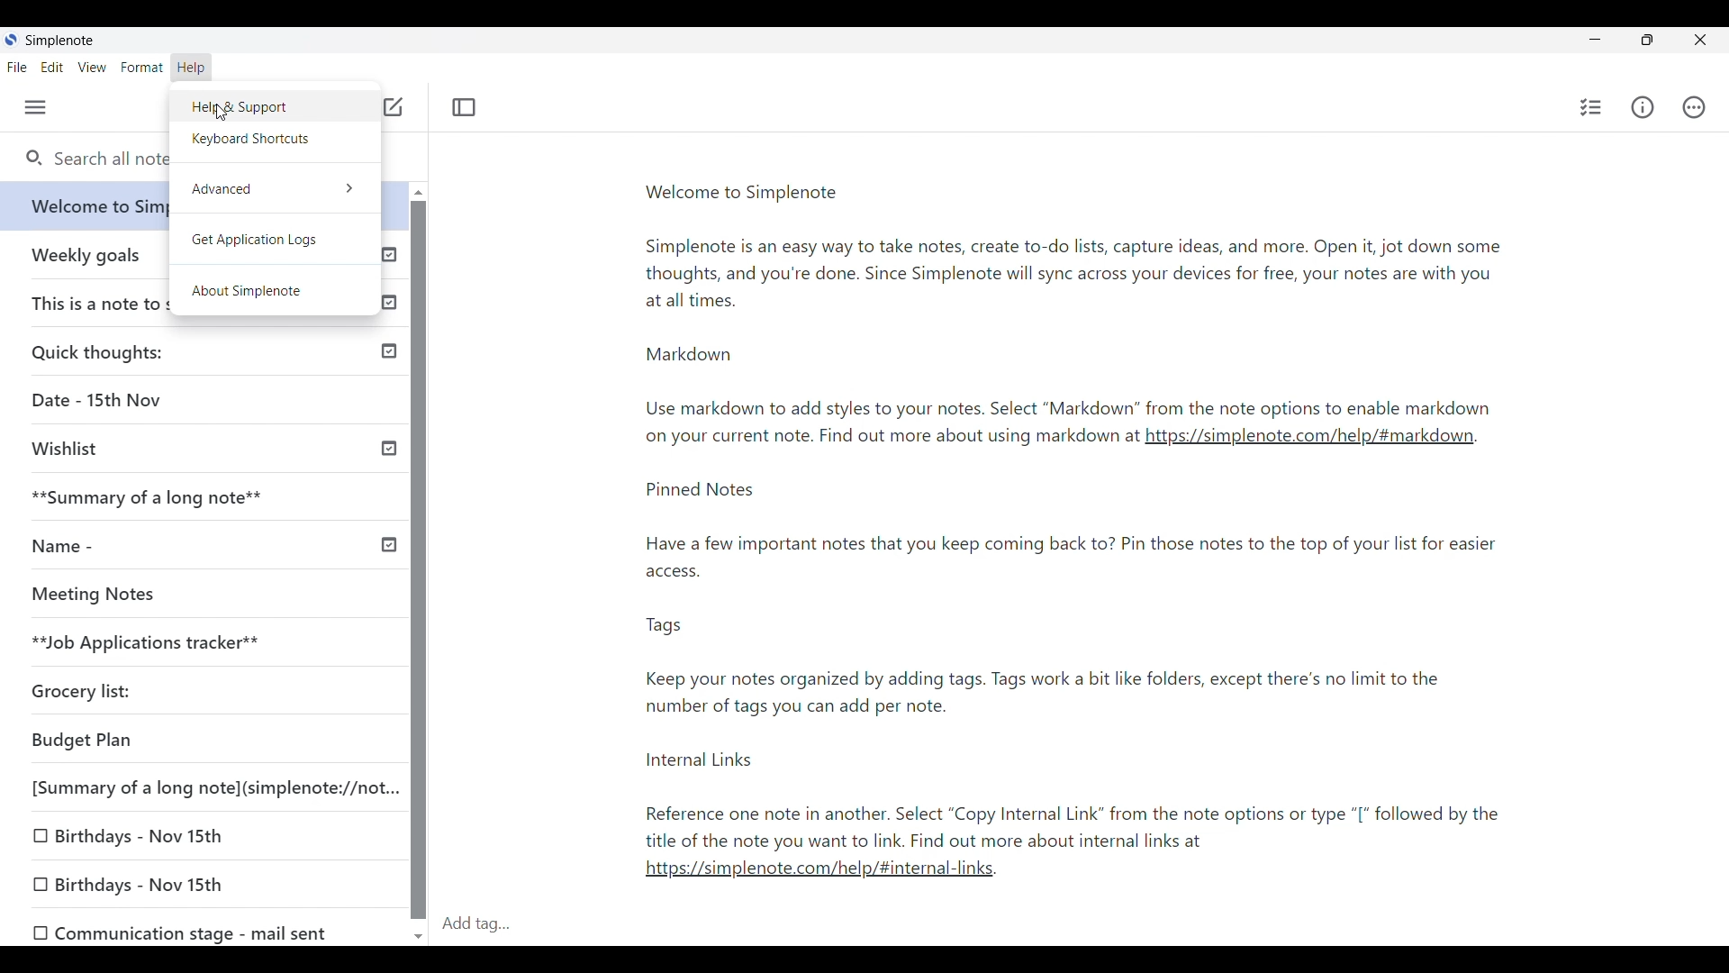 This screenshot has height=973, width=1729. Describe the element at coordinates (747, 187) in the screenshot. I see `Welcome to Simplenote` at that location.